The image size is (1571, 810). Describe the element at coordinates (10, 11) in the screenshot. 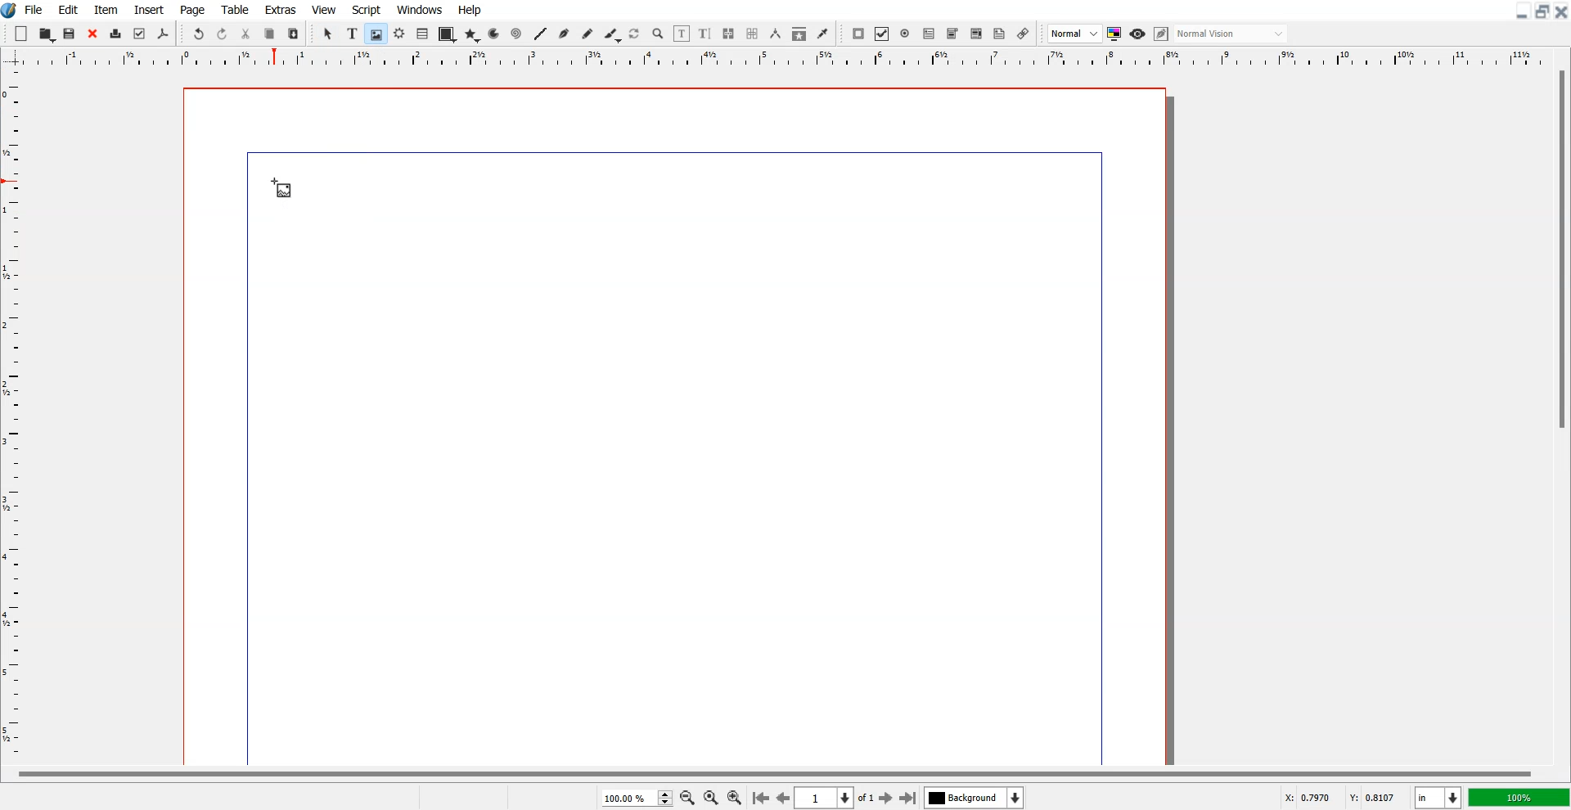

I see `Logo` at that location.